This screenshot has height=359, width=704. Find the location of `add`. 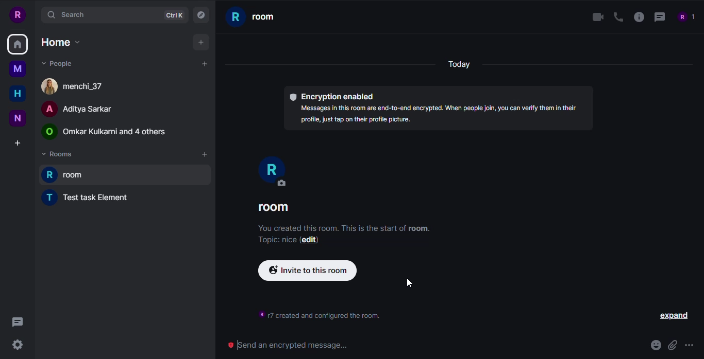

add is located at coordinates (204, 155).